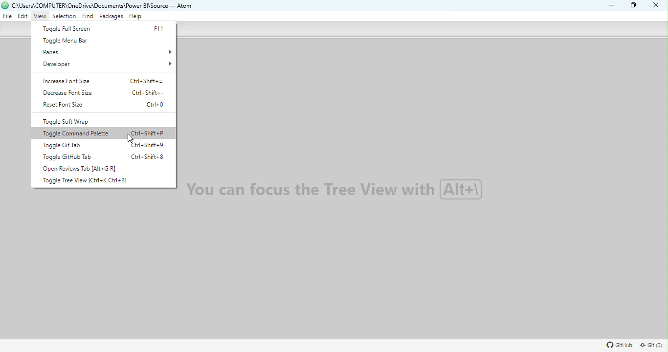 This screenshot has width=668, height=352. What do you see at coordinates (104, 146) in the screenshot?
I see `Toggle git tab` at bounding box center [104, 146].